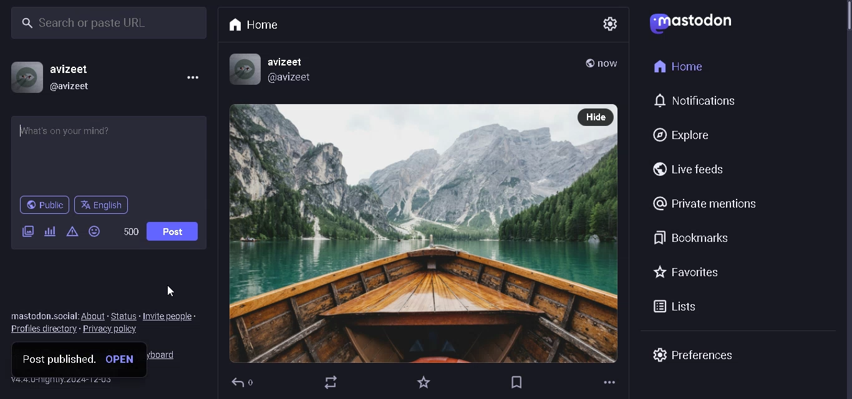 This screenshot has width=852, height=399. What do you see at coordinates (271, 69) in the screenshot?
I see `profile information` at bounding box center [271, 69].